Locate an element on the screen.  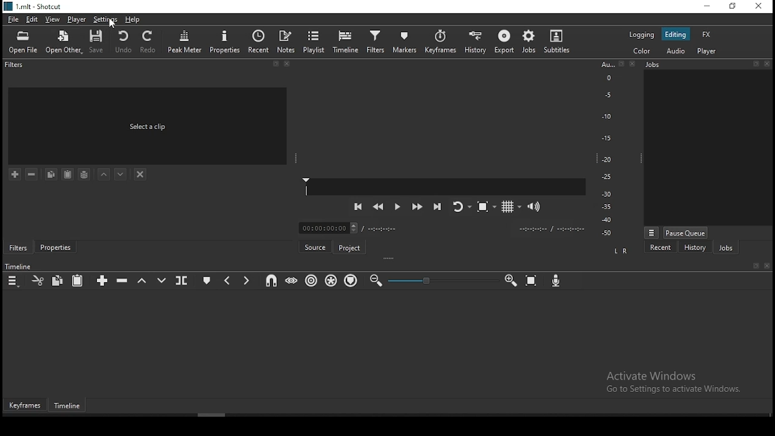
lift is located at coordinates (142, 280).